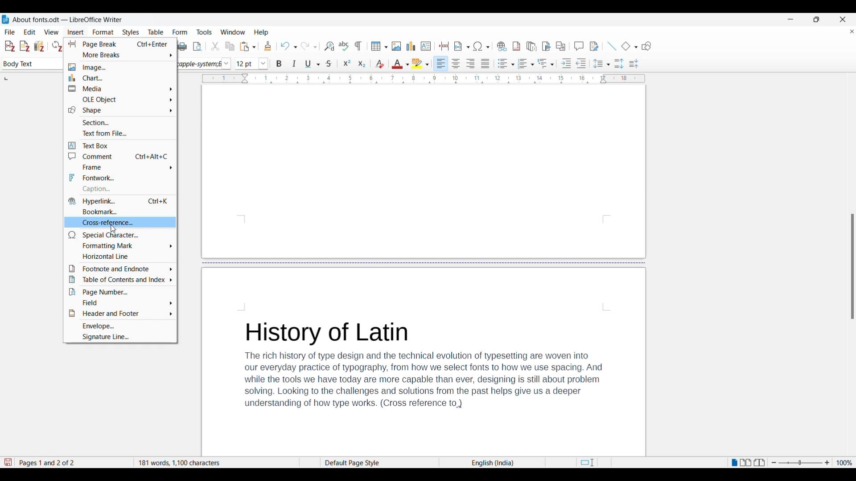 This screenshot has width=856, height=481. What do you see at coordinates (120, 67) in the screenshot?
I see `Image` at bounding box center [120, 67].